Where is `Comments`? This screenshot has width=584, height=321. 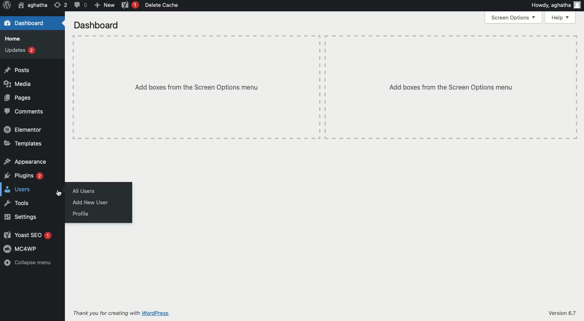
Comments is located at coordinates (24, 112).